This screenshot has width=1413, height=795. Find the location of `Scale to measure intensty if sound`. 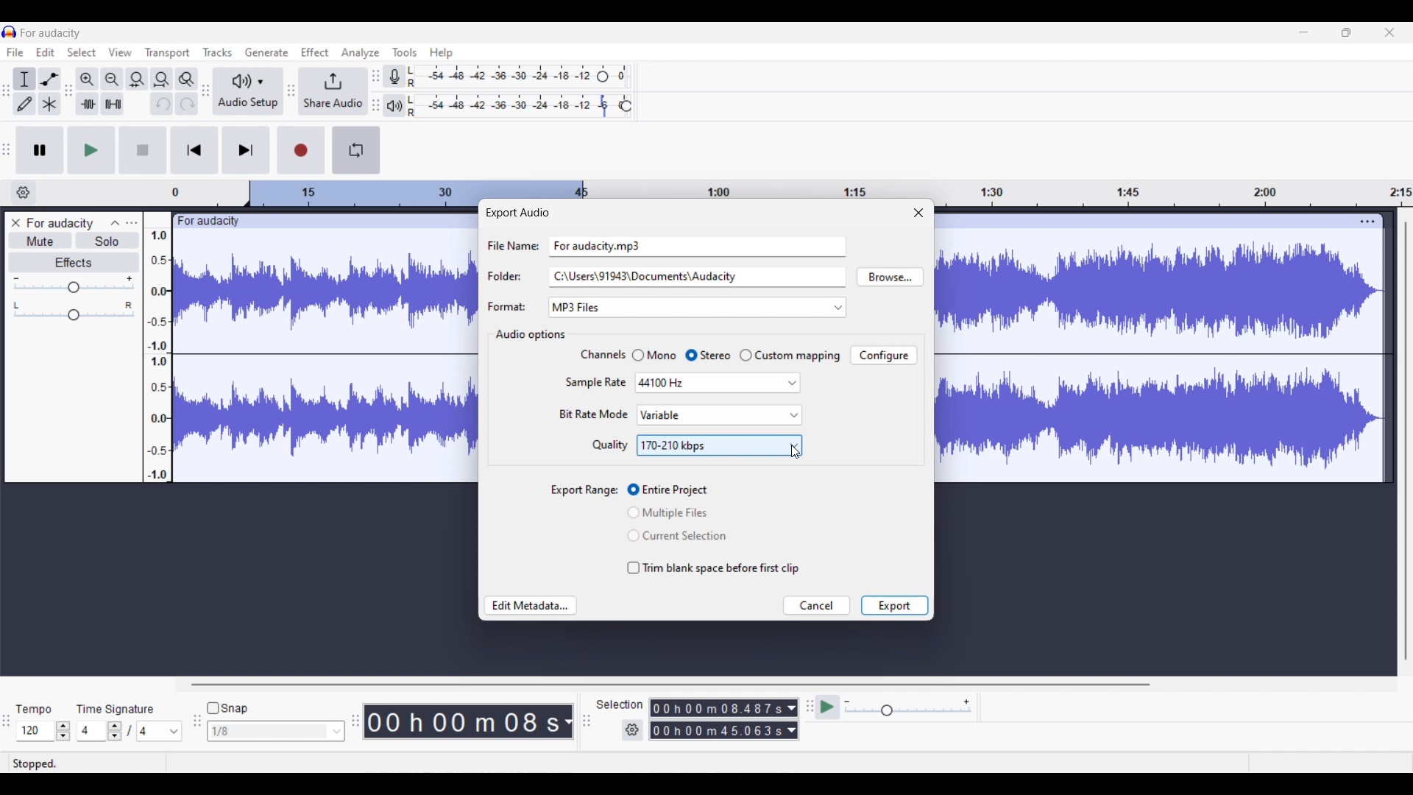

Scale to measure intensty if sound is located at coordinates (157, 356).